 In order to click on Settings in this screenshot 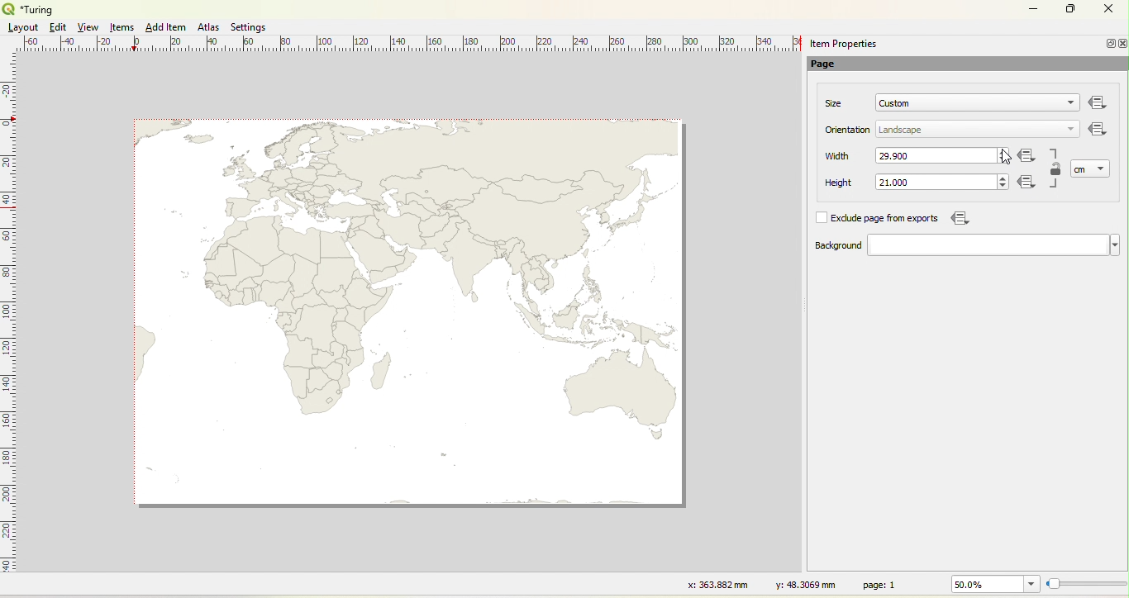, I will do `click(250, 27)`.